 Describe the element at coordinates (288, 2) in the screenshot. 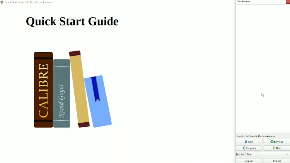

I see `Close` at that location.